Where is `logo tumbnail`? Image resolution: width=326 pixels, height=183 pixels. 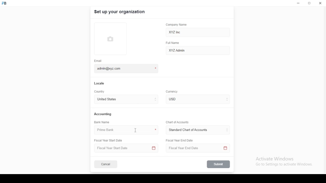 logo tumbnail is located at coordinates (111, 39).